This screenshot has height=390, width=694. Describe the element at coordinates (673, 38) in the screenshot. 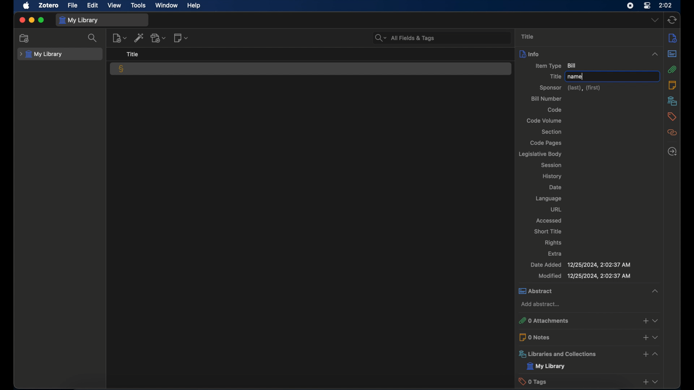

I see `info` at that location.